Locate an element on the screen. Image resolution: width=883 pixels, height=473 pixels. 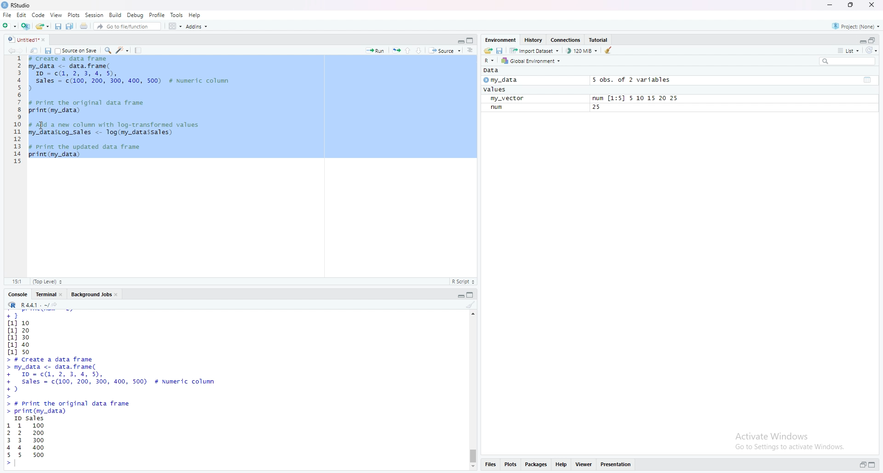
R4.4.1 . ~/ is located at coordinates (36, 306).